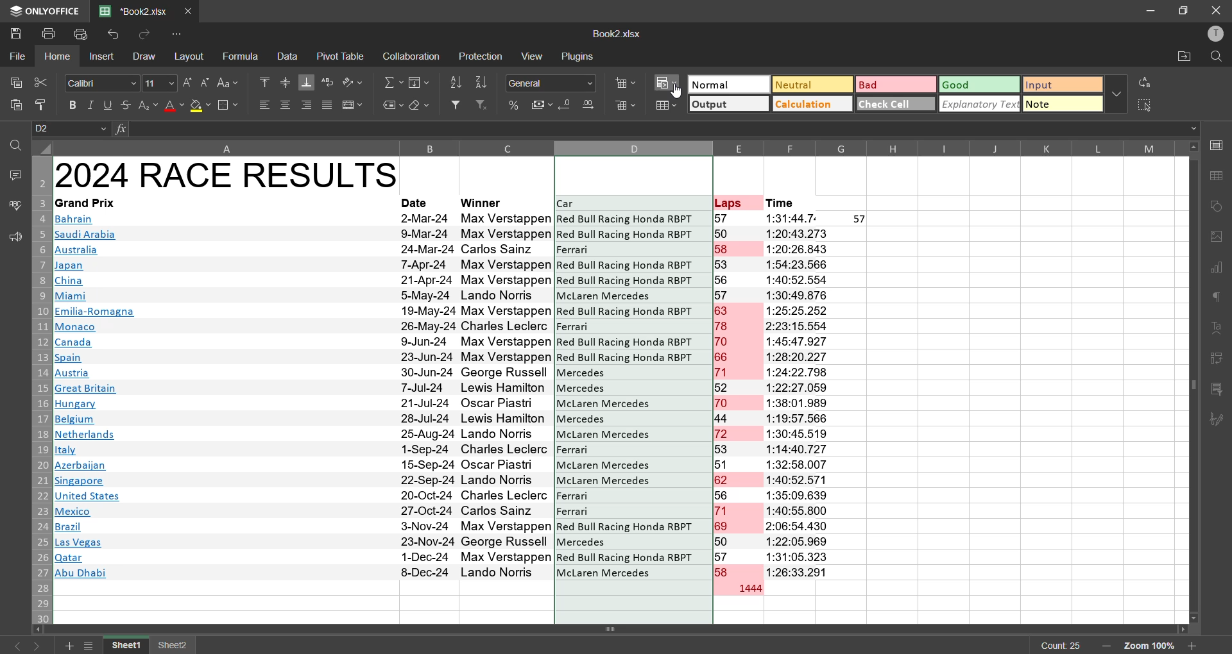 This screenshot has width=1232, height=654. What do you see at coordinates (192, 56) in the screenshot?
I see `layout` at bounding box center [192, 56].